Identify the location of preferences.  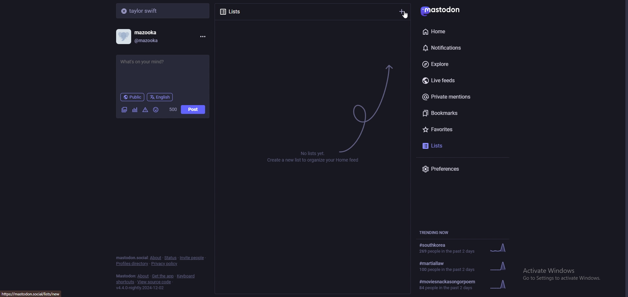
(464, 169).